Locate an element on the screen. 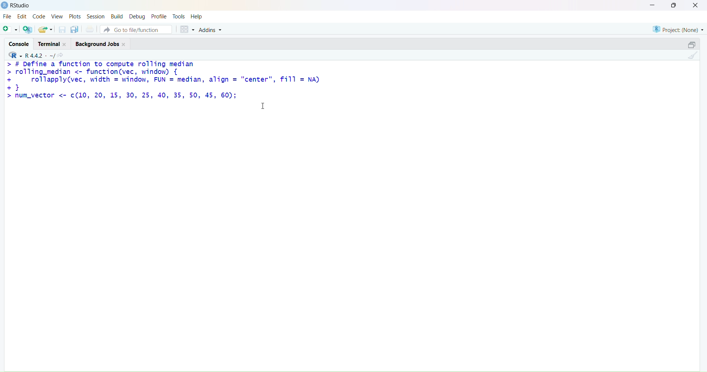  R 4.4.2 ~/ is located at coordinates (40, 56).